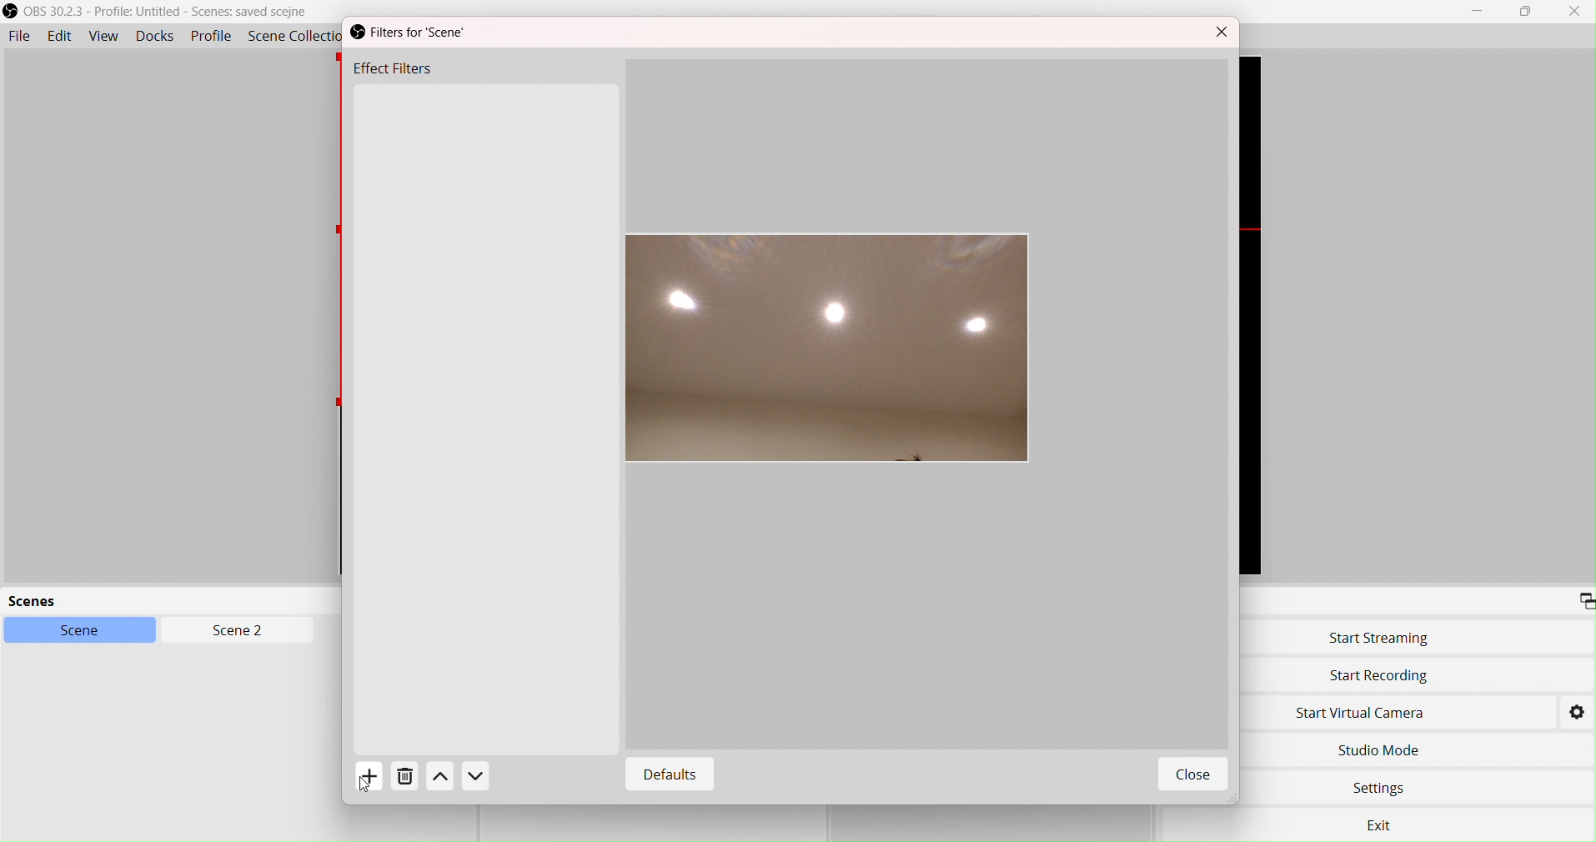 Image resolution: width=1596 pixels, height=842 pixels. What do you see at coordinates (1478, 11) in the screenshot?
I see `Minimize` at bounding box center [1478, 11].